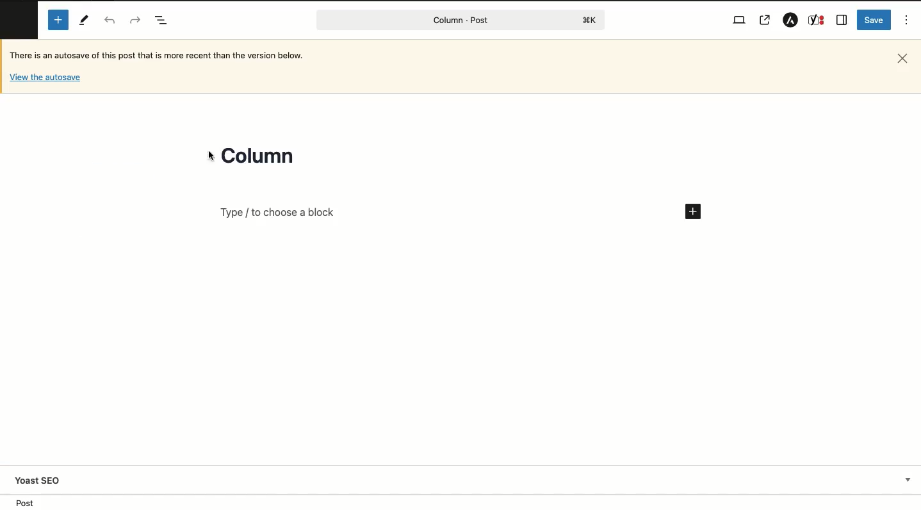  Describe the element at coordinates (259, 156) in the screenshot. I see `Title` at that location.